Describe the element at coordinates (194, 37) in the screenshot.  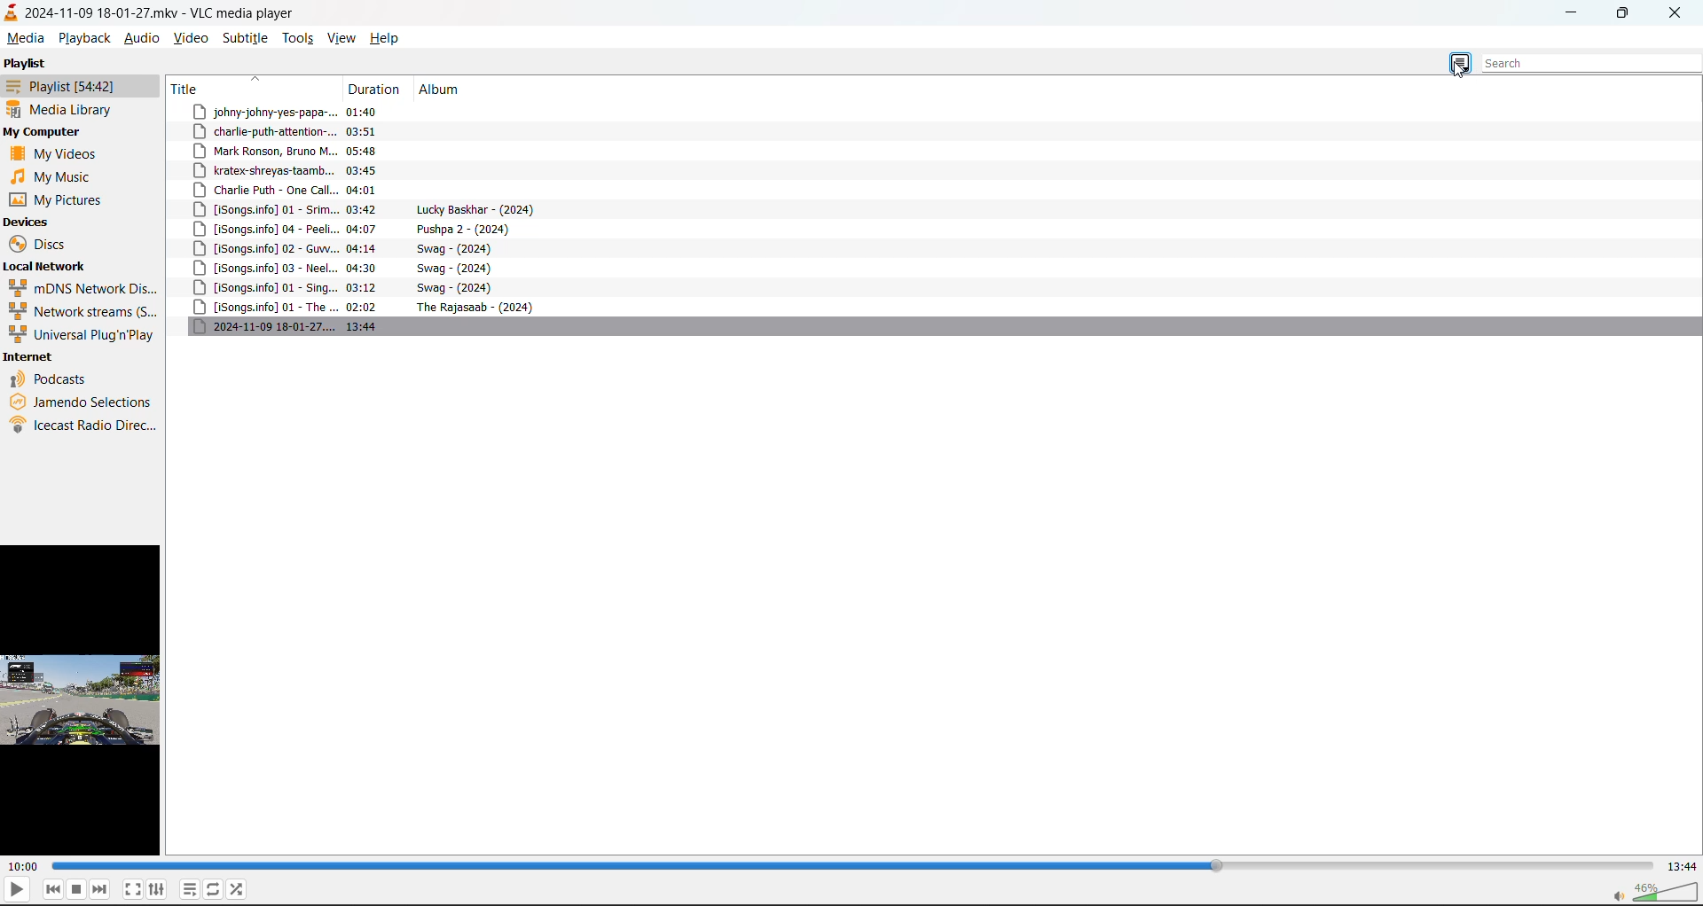
I see `video` at that location.